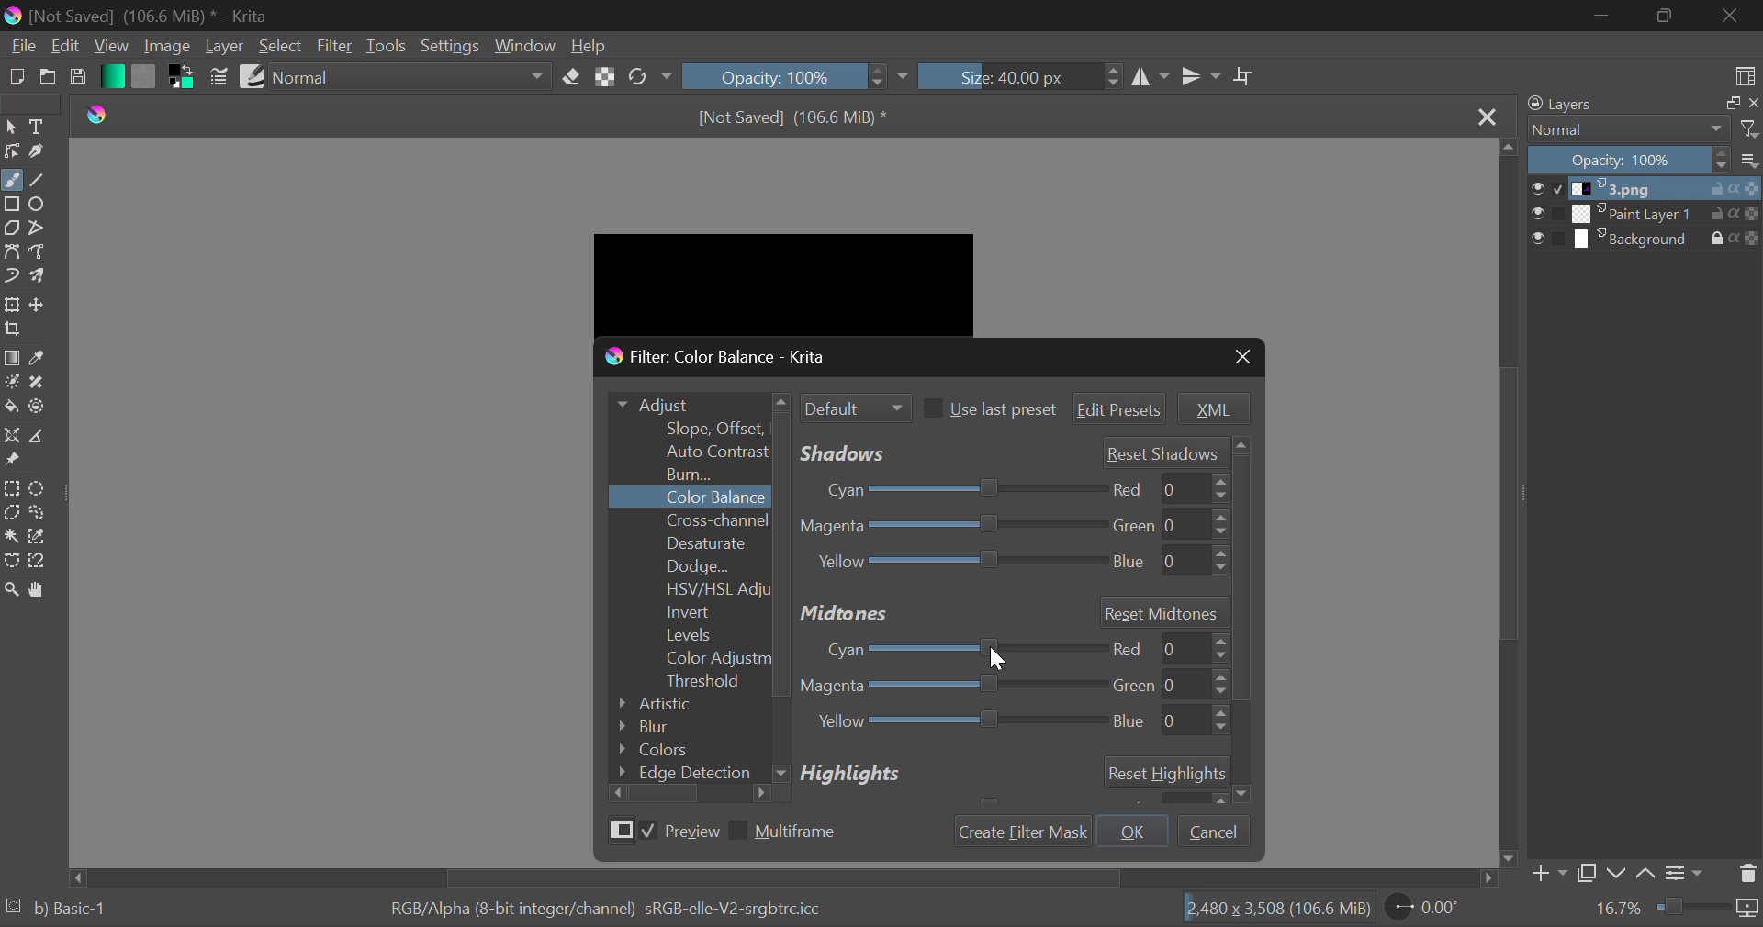 The image size is (1763, 927). Describe the element at coordinates (12, 589) in the screenshot. I see `Zoom` at that location.